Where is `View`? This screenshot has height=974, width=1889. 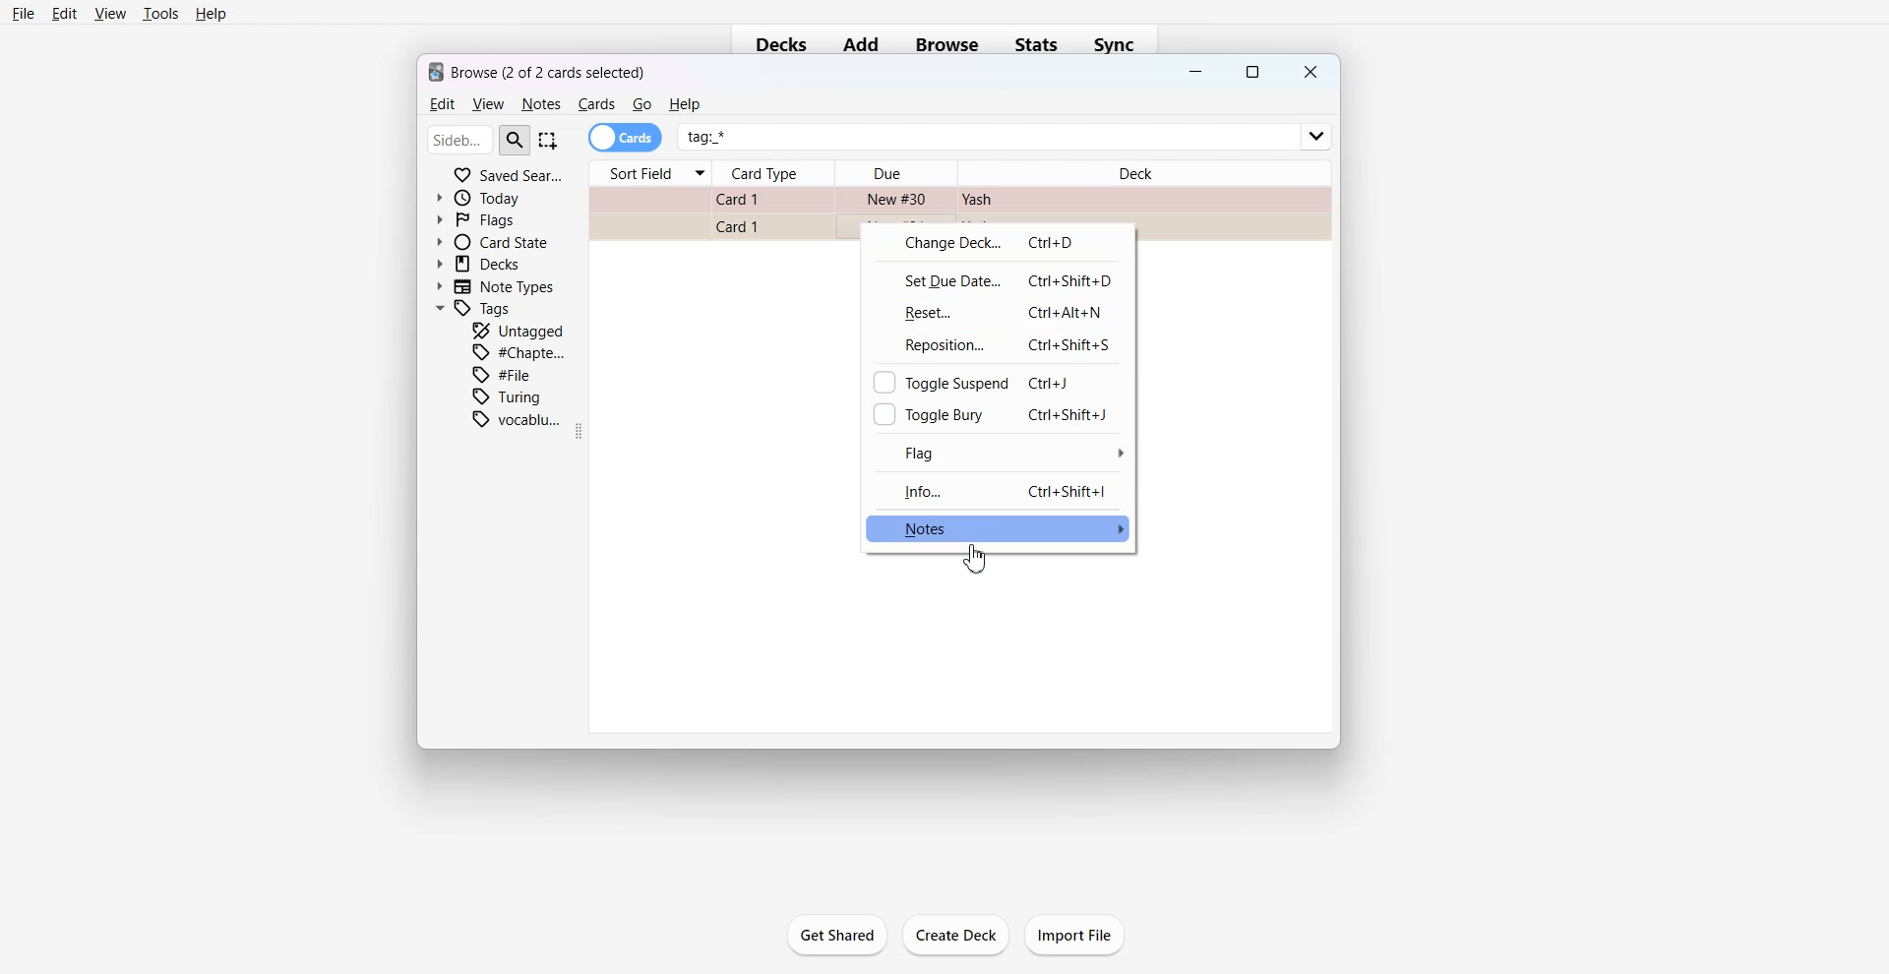 View is located at coordinates (109, 13).